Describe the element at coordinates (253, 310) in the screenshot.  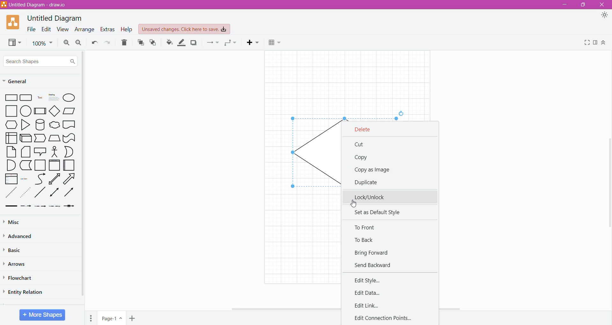
I see `Horizontal Scroll Bar` at that location.